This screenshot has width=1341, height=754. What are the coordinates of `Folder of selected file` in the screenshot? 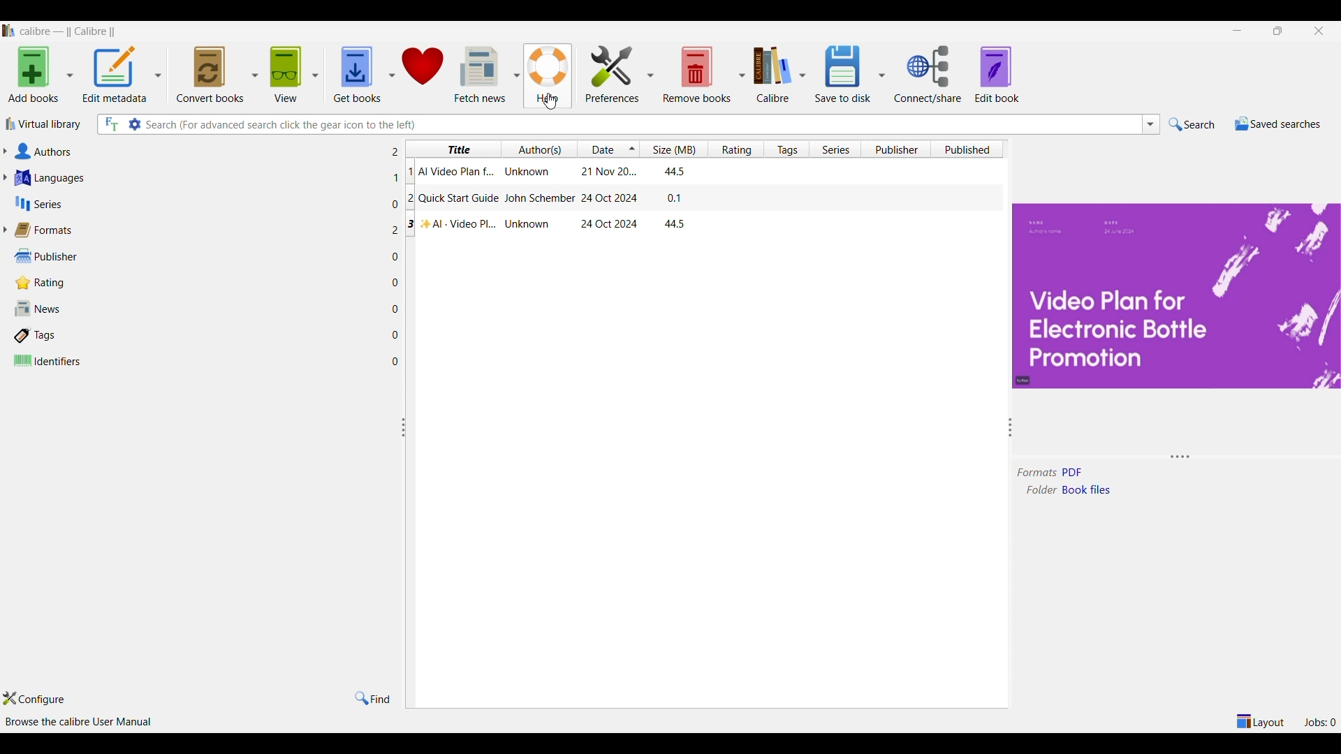 It's located at (1086, 490).